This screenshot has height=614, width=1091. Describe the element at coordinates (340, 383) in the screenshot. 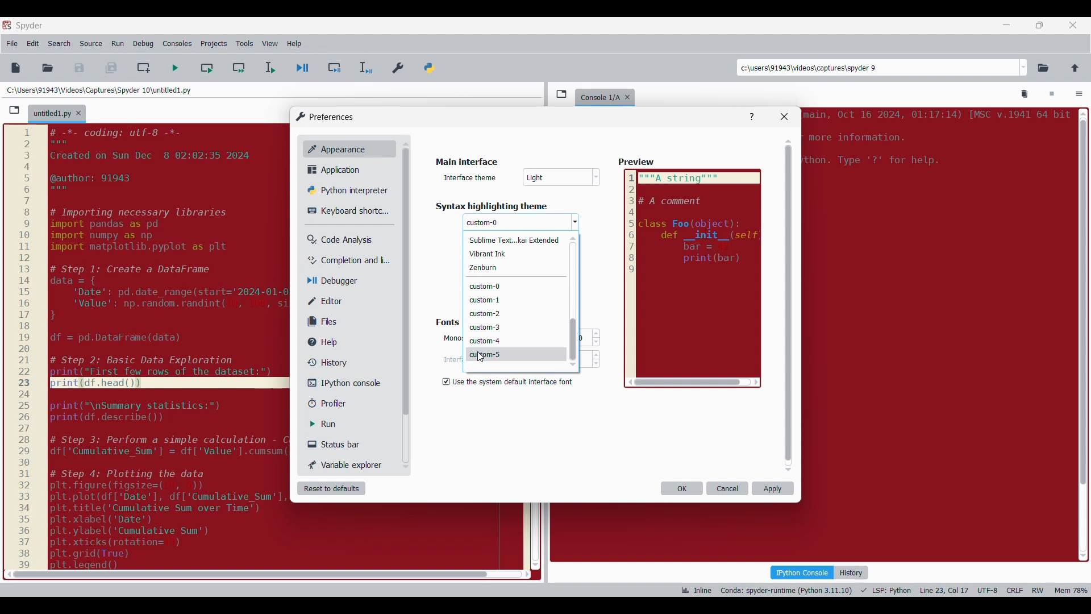

I see `IPython console` at that location.